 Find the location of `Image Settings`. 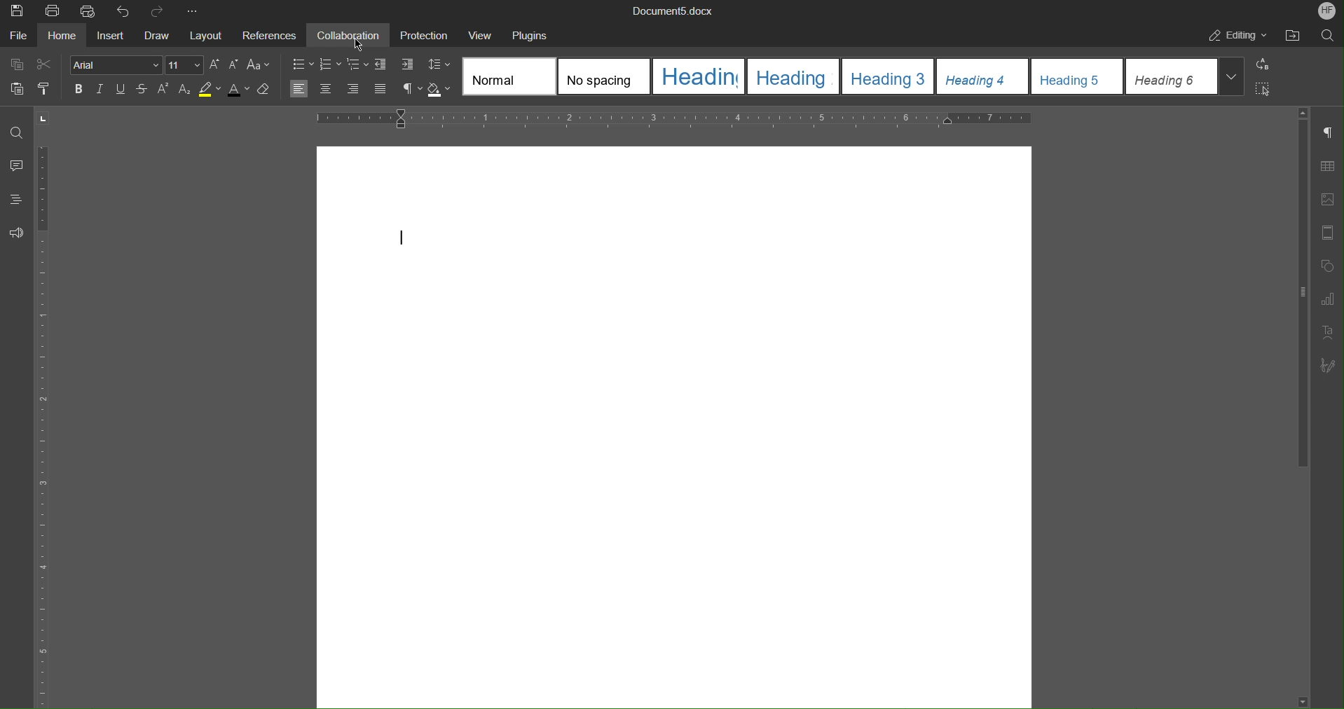

Image Settings is located at coordinates (1324, 202).